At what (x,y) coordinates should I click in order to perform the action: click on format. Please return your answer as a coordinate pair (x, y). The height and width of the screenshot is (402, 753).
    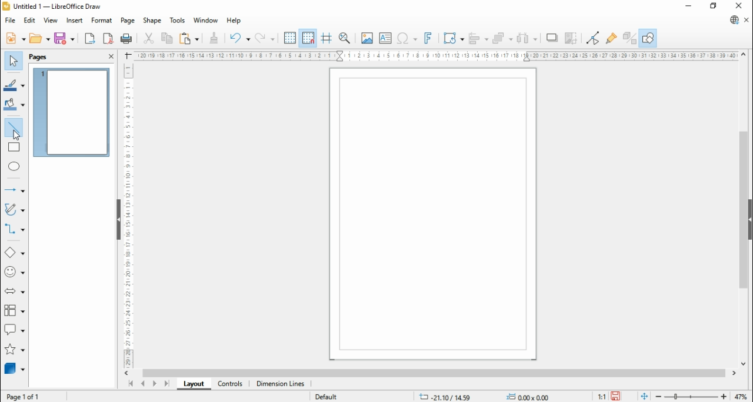
    Looking at the image, I should click on (102, 21).